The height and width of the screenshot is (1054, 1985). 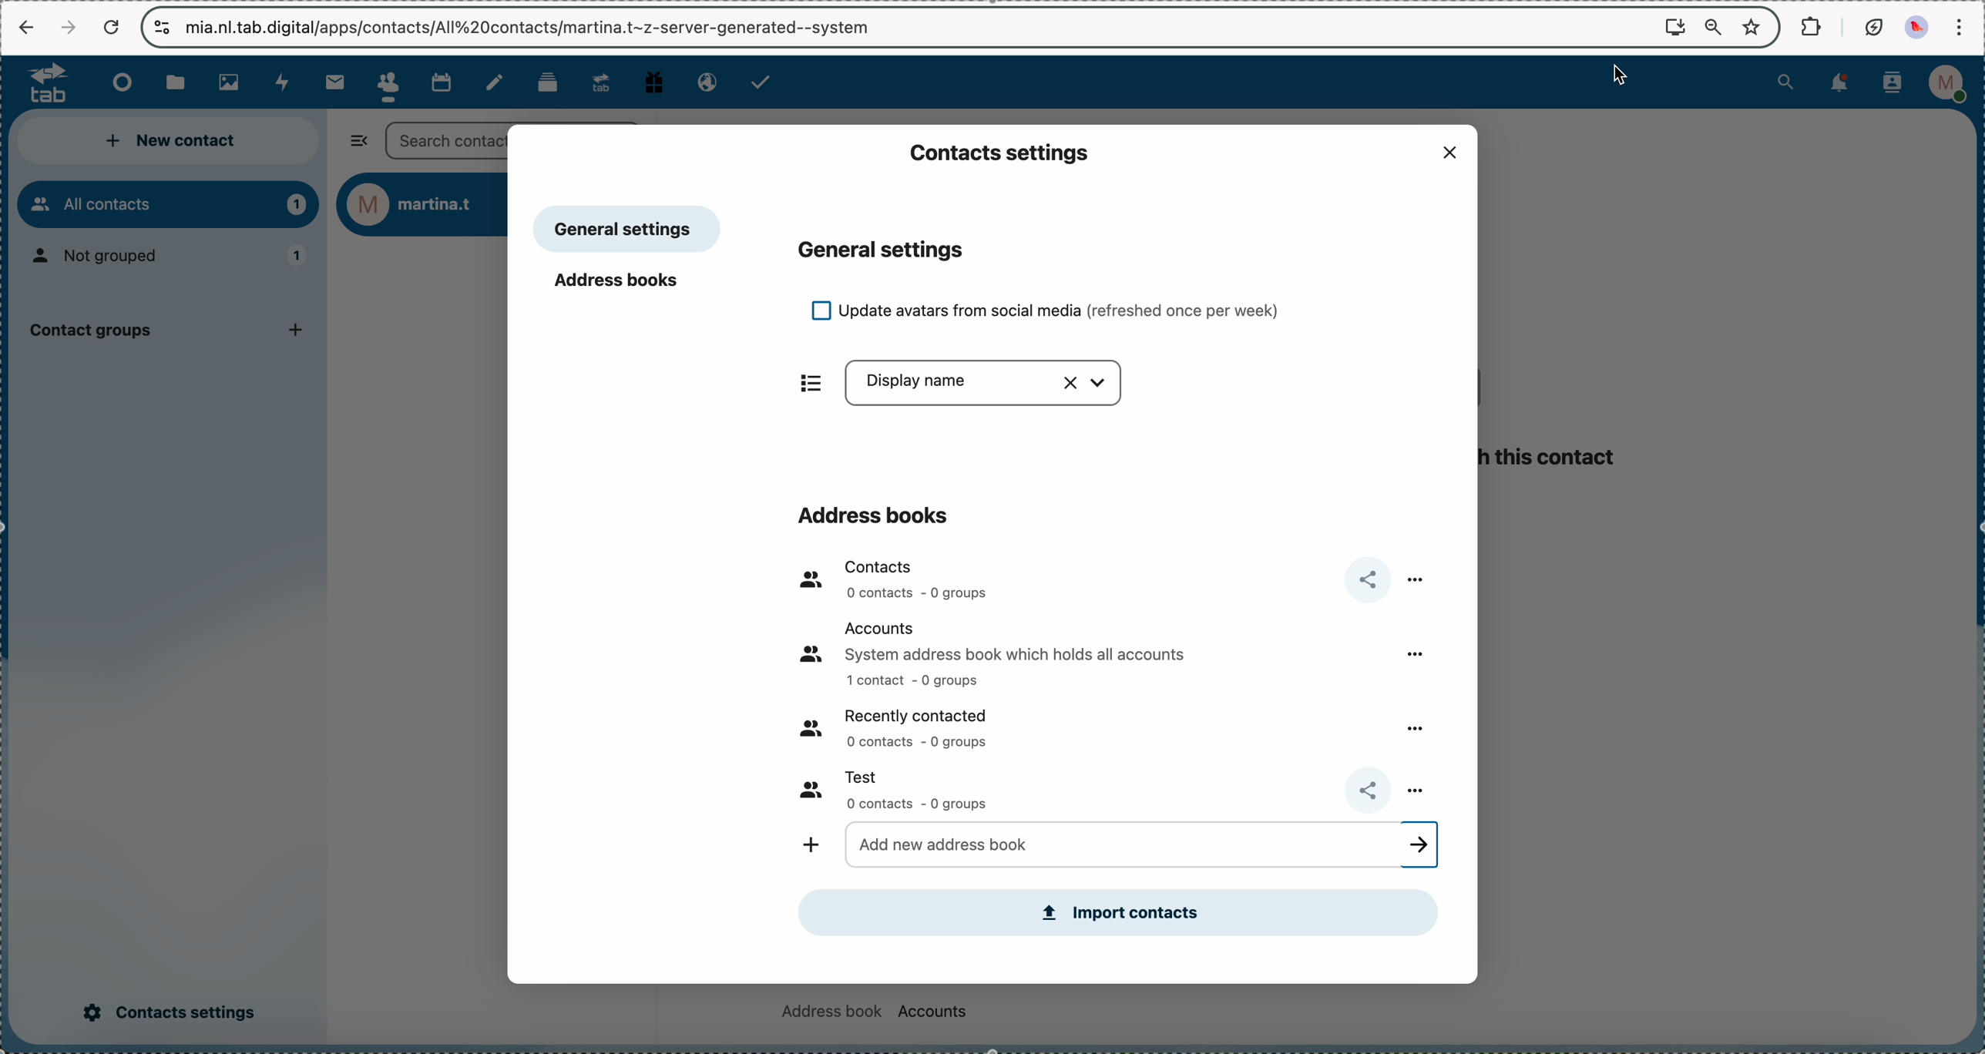 I want to click on add new address book, so click(x=1109, y=844).